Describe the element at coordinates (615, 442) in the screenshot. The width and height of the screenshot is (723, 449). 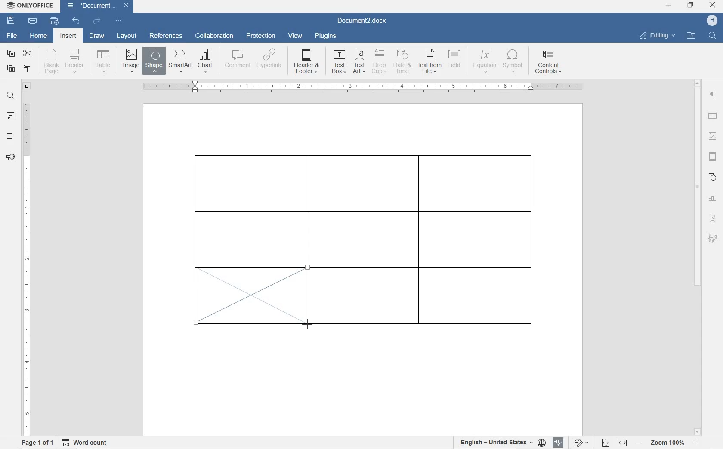
I see `fit to page or width` at that location.